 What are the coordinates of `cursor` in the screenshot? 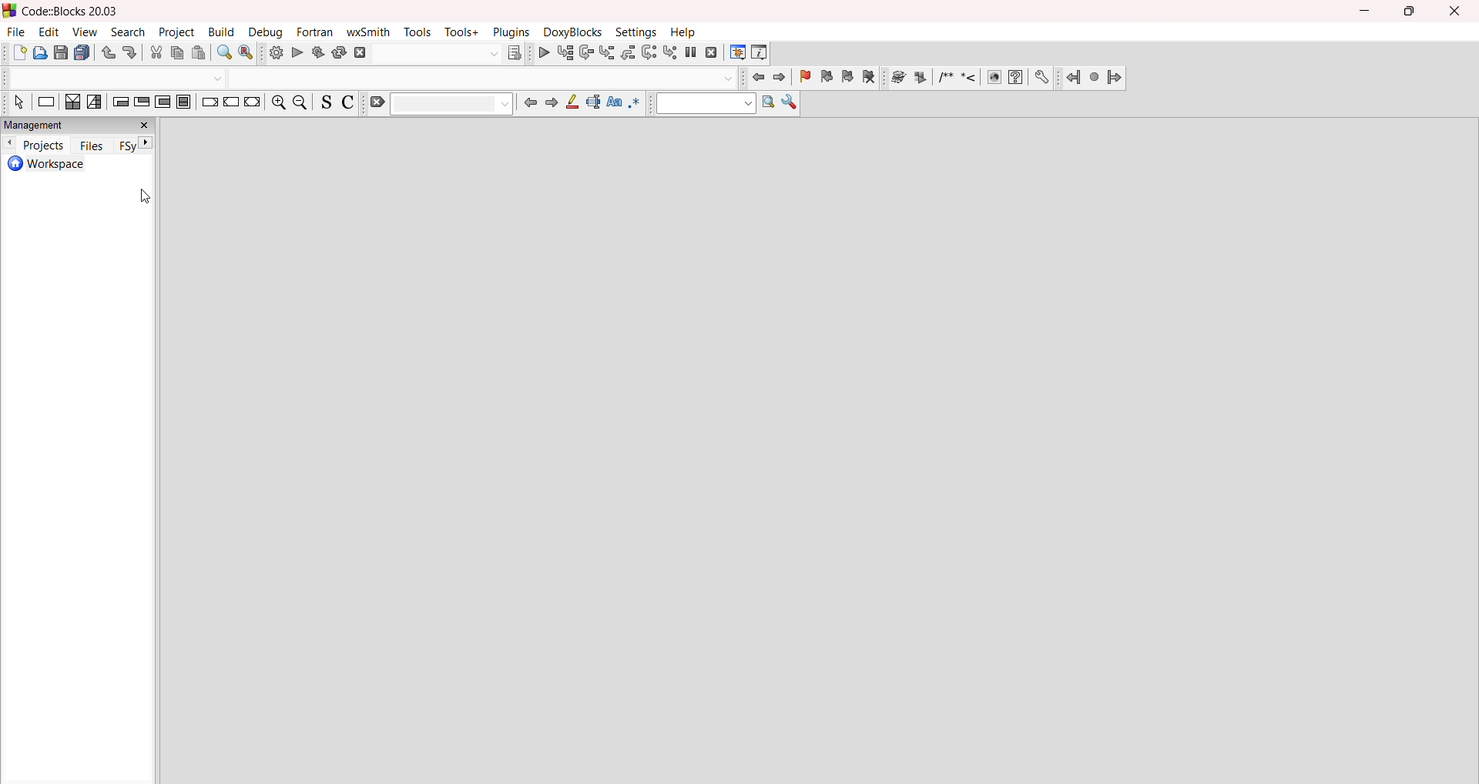 It's located at (146, 196).